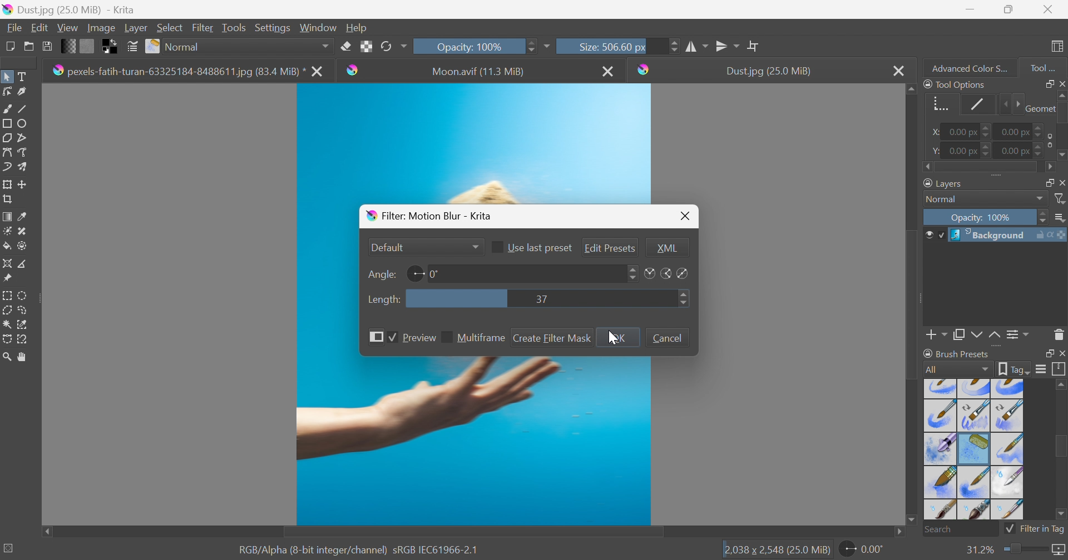  Describe the element at coordinates (24, 338) in the screenshot. I see `Magnetic Curve selection tool` at that location.